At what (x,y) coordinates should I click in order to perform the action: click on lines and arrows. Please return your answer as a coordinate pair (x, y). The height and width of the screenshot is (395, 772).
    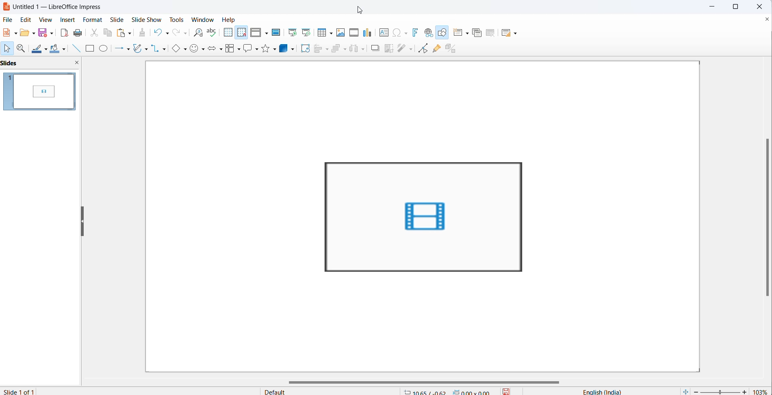
    Looking at the image, I should click on (119, 49).